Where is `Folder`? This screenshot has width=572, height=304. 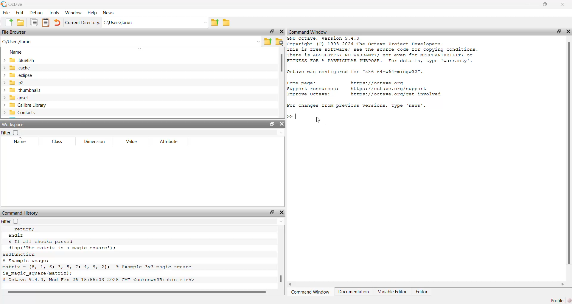
Folder is located at coordinates (227, 22).